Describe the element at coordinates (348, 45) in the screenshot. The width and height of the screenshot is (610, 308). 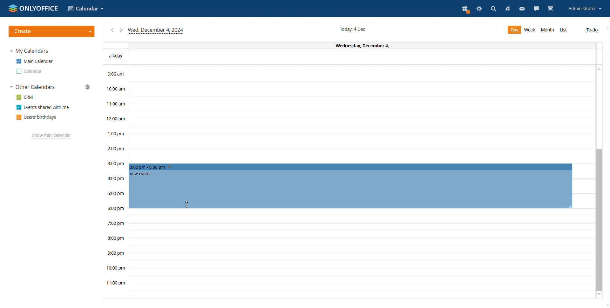
I see `date` at that location.